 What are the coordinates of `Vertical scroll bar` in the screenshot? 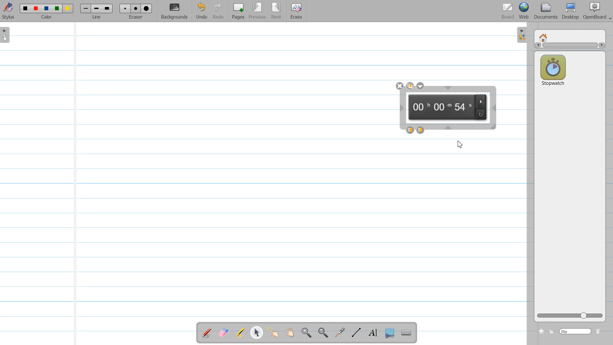 It's located at (570, 46).